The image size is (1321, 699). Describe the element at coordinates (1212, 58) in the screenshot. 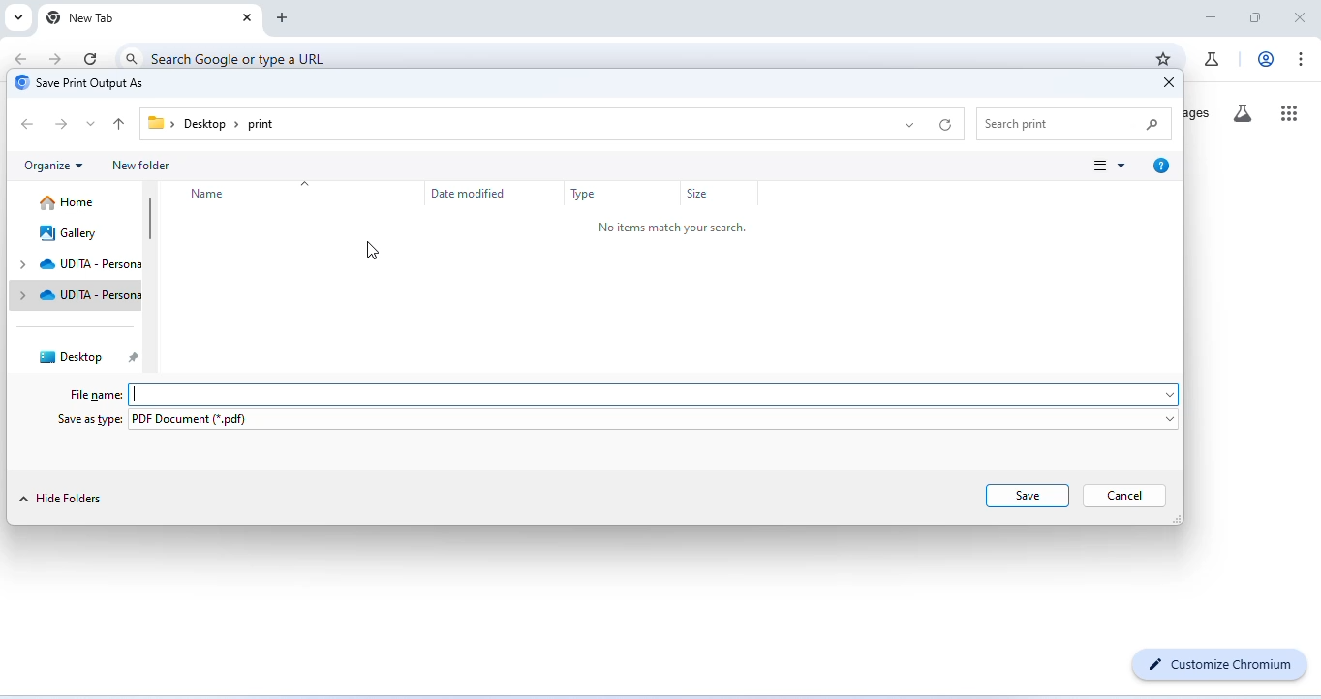

I see `chrome labs` at that location.